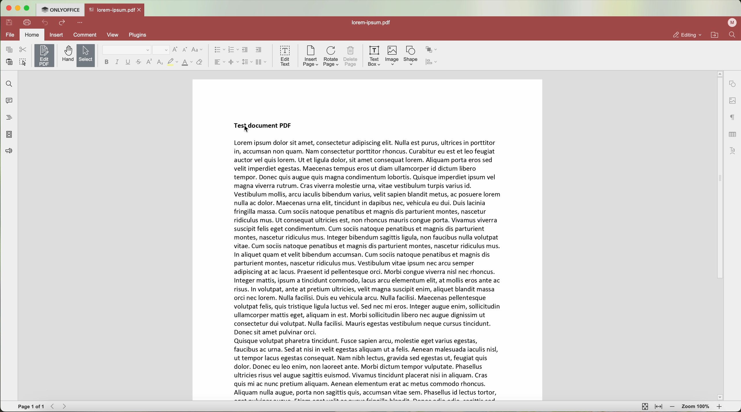  Describe the element at coordinates (62, 23) in the screenshot. I see `redo` at that location.